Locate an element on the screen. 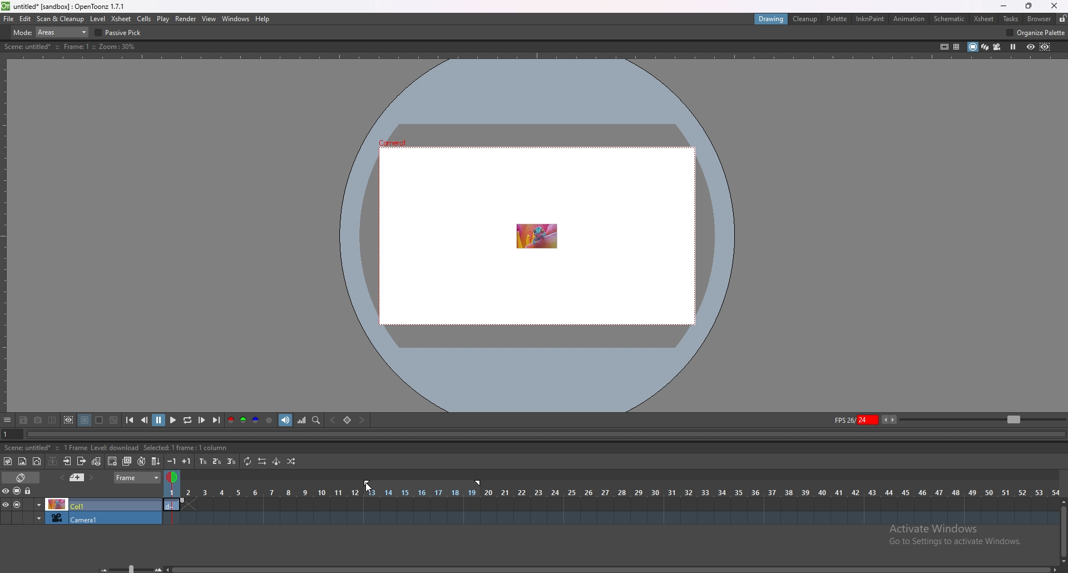  add memo is located at coordinates (62, 477).